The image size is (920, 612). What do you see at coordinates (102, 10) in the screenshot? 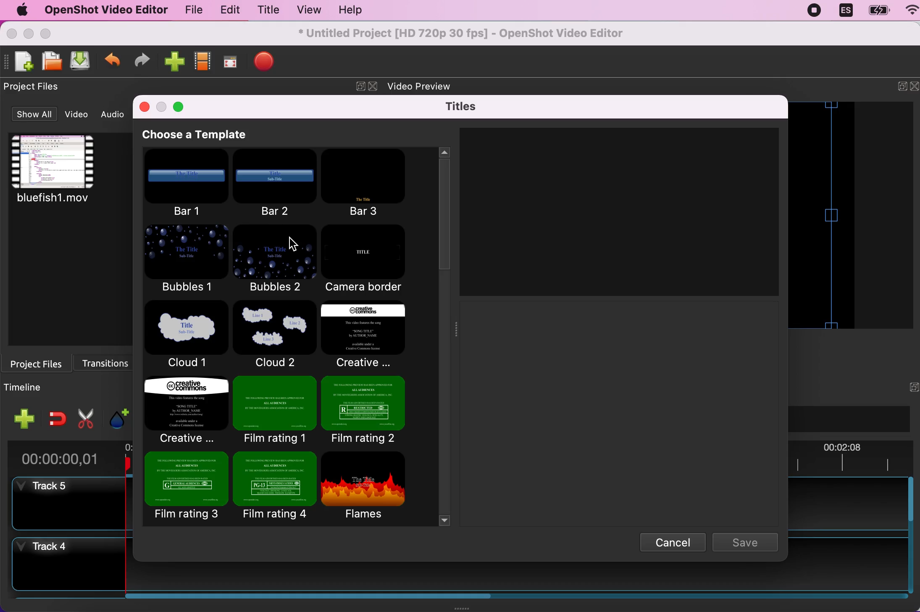
I see `openshot video editor` at bounding box center [102, 10].